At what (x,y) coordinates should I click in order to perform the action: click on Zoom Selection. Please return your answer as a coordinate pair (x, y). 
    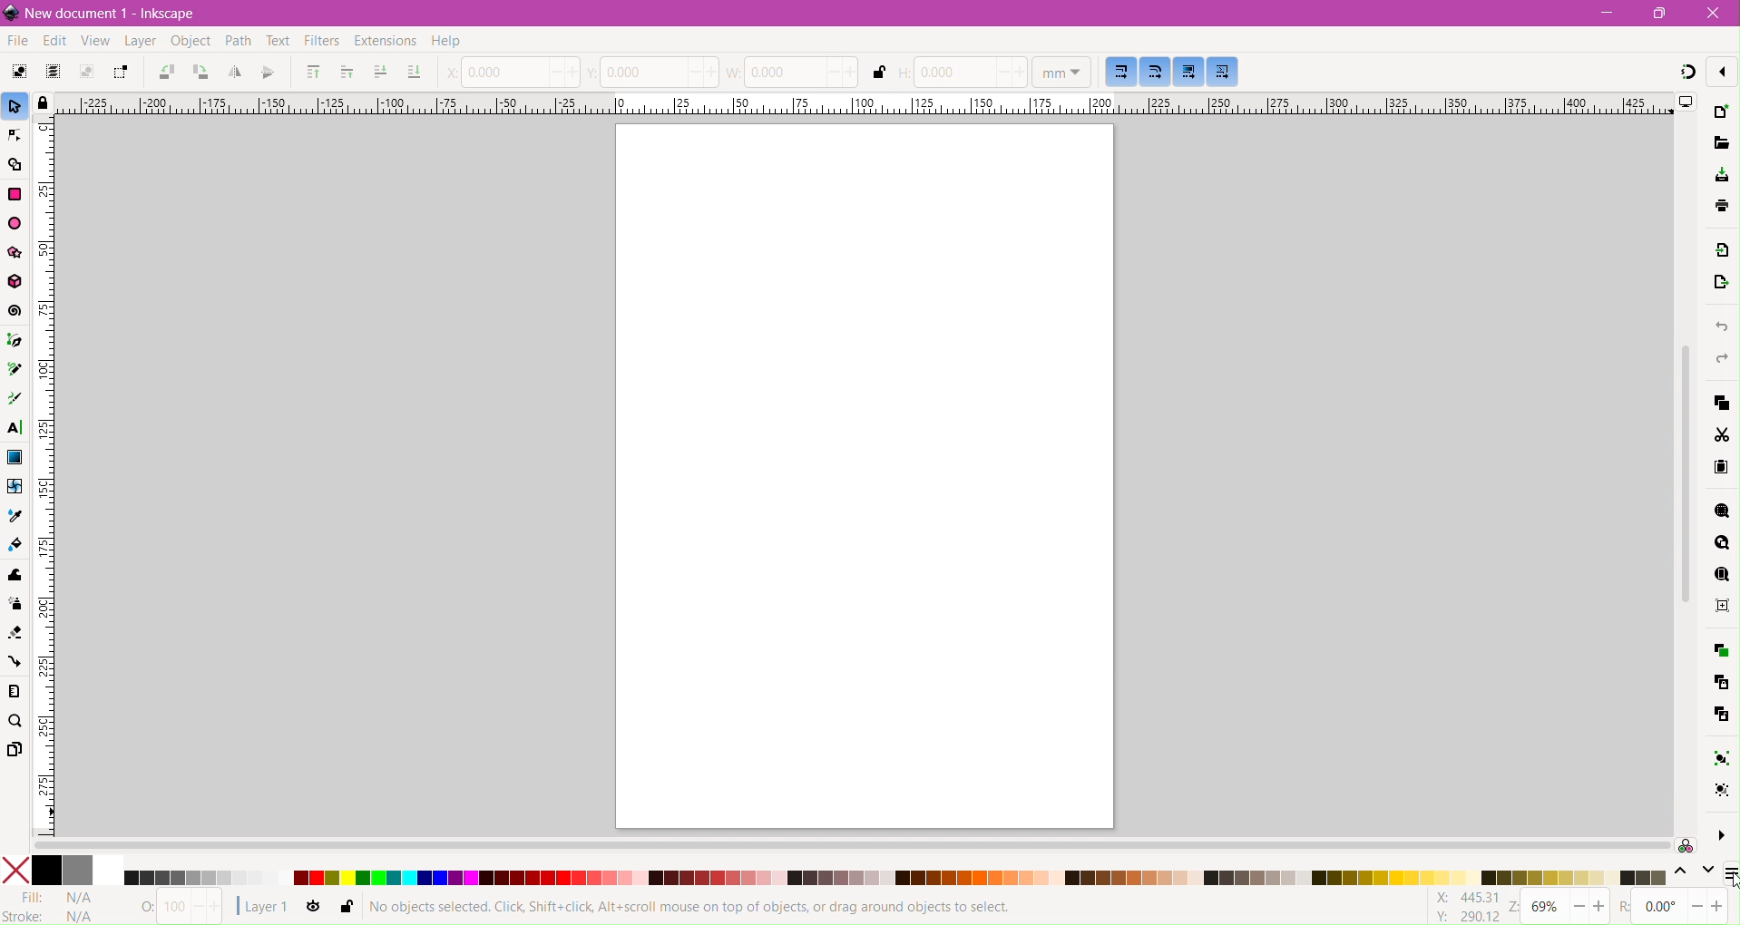
    Looking at the image, I should click on (1719, 512).